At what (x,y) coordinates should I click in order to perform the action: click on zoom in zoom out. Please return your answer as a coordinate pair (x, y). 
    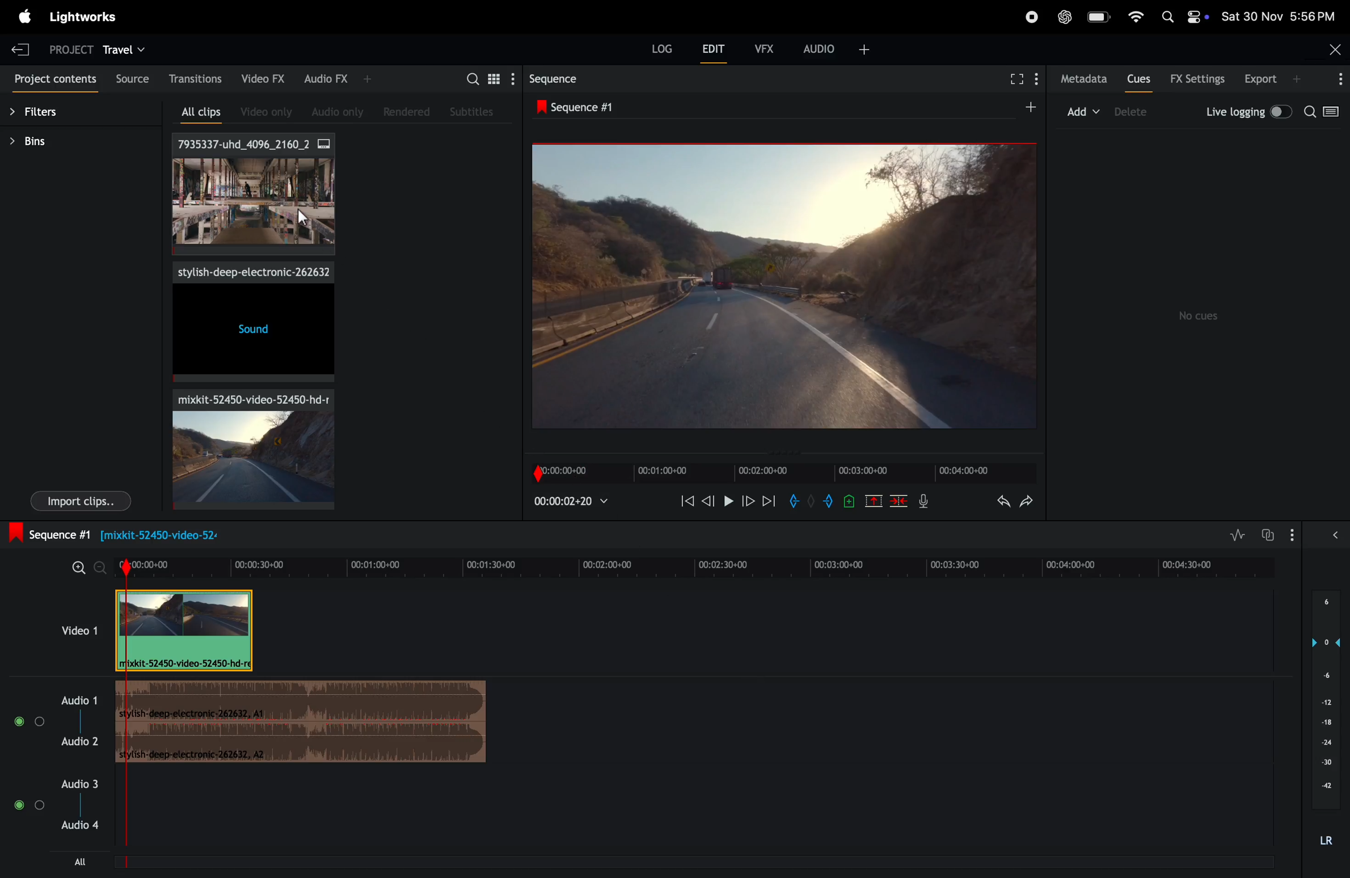
    Looking at the image, I should click on (81, 567).